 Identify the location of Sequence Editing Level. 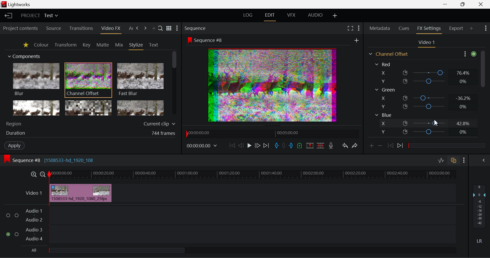
(20, 161).